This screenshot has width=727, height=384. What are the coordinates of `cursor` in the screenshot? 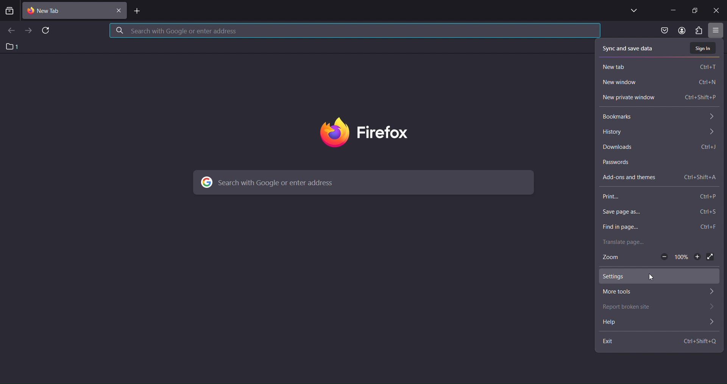 It's located at (653, 278).